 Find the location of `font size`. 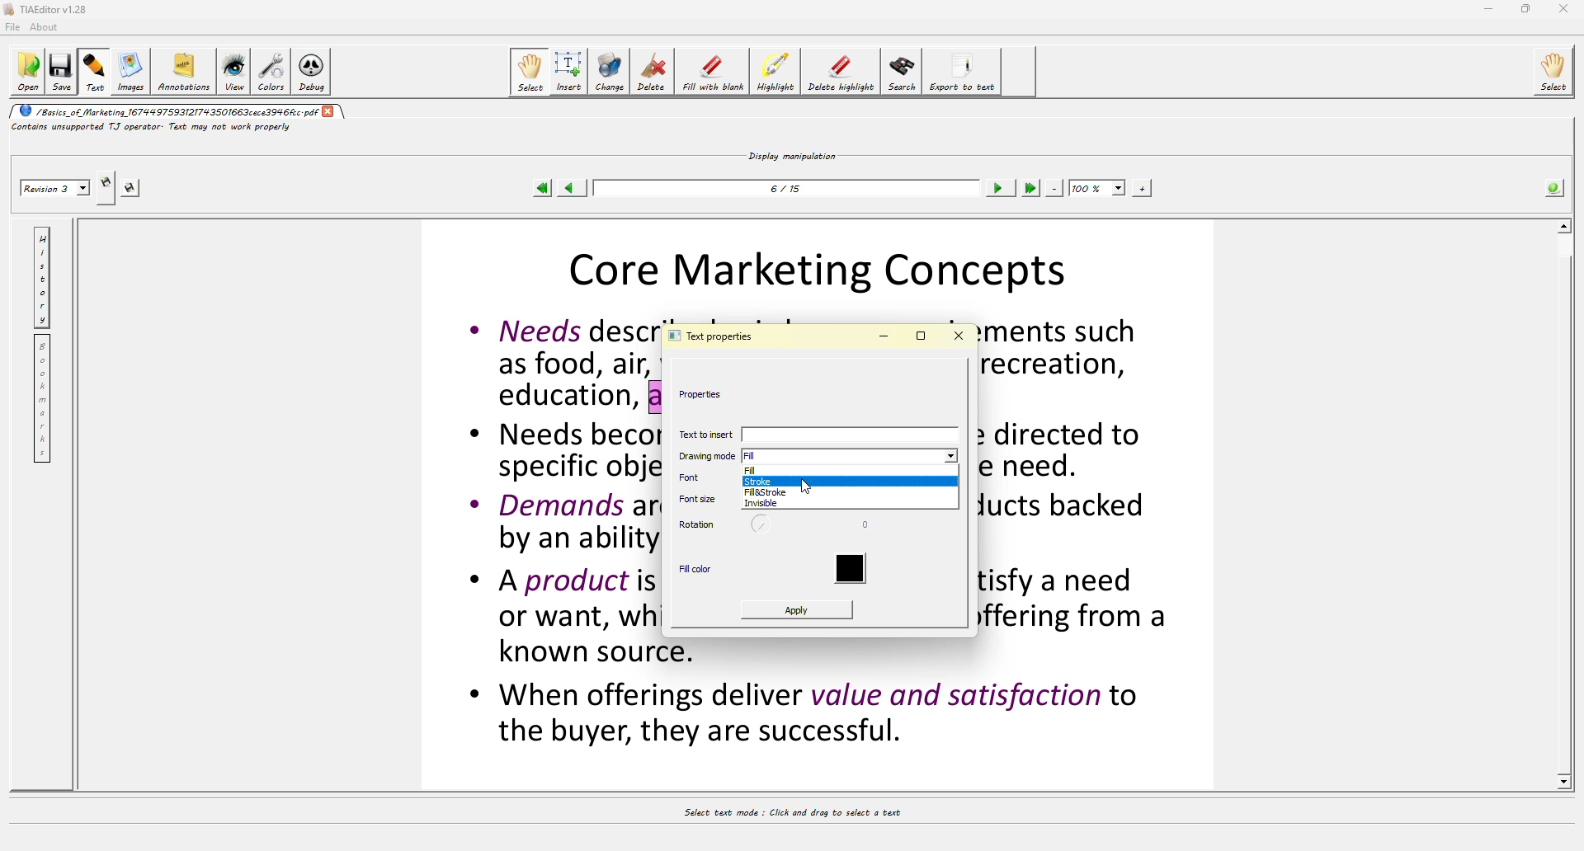

font size is located at coordinates (695, 499).